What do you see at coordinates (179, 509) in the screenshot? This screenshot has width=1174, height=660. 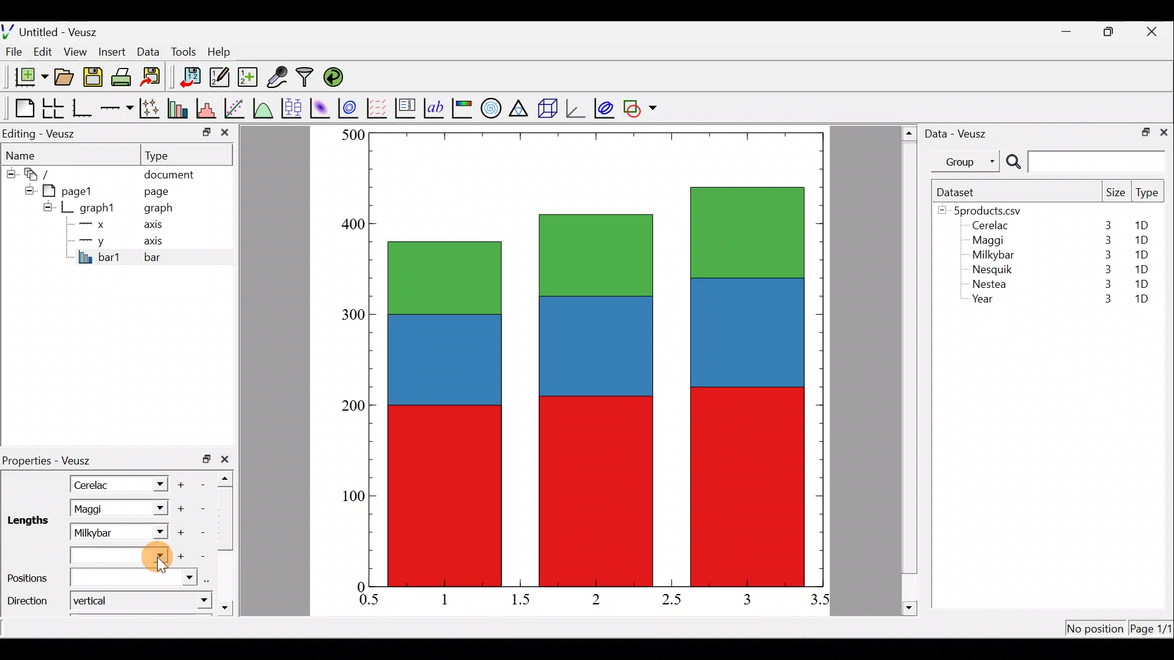 I see `Add another item` at bounding box center [179, 509].